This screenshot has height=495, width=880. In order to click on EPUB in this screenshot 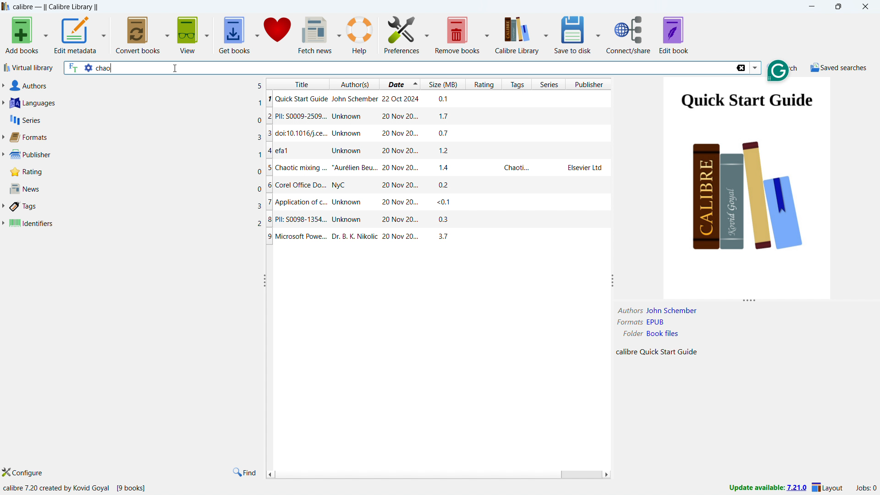, I will do `click(663, 324)`.